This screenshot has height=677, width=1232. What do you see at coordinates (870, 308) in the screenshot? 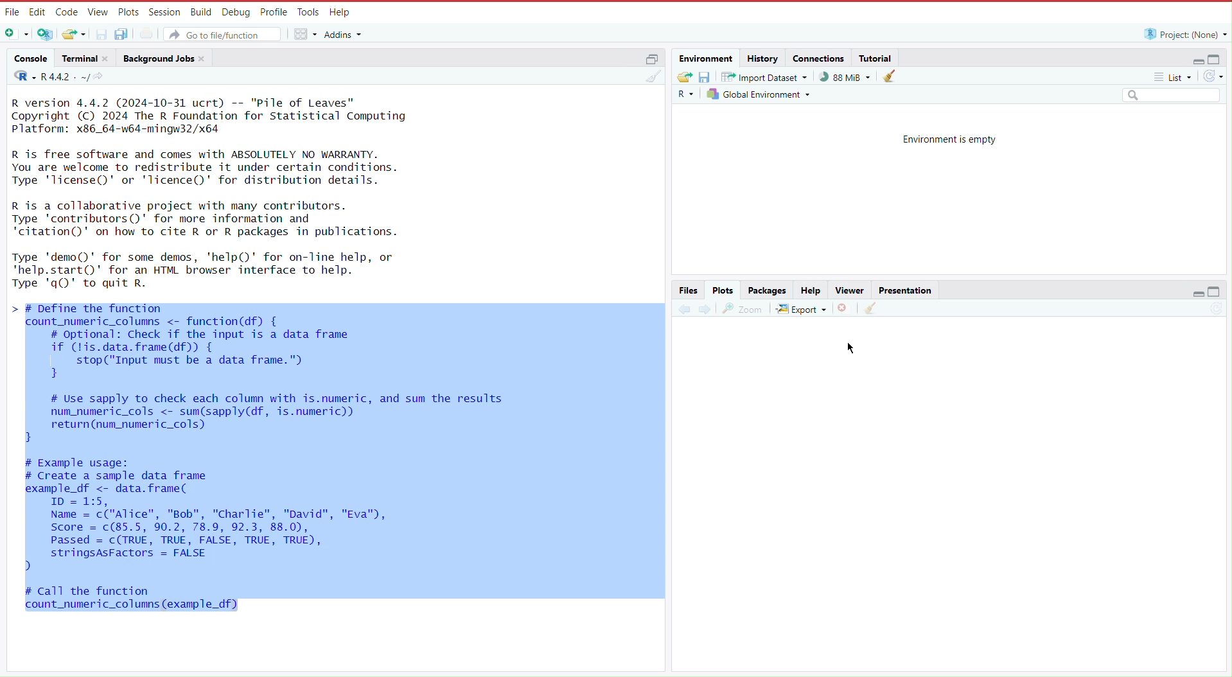
I see `Clear console (Ctrl +L)` at bounding box center [870, 308].